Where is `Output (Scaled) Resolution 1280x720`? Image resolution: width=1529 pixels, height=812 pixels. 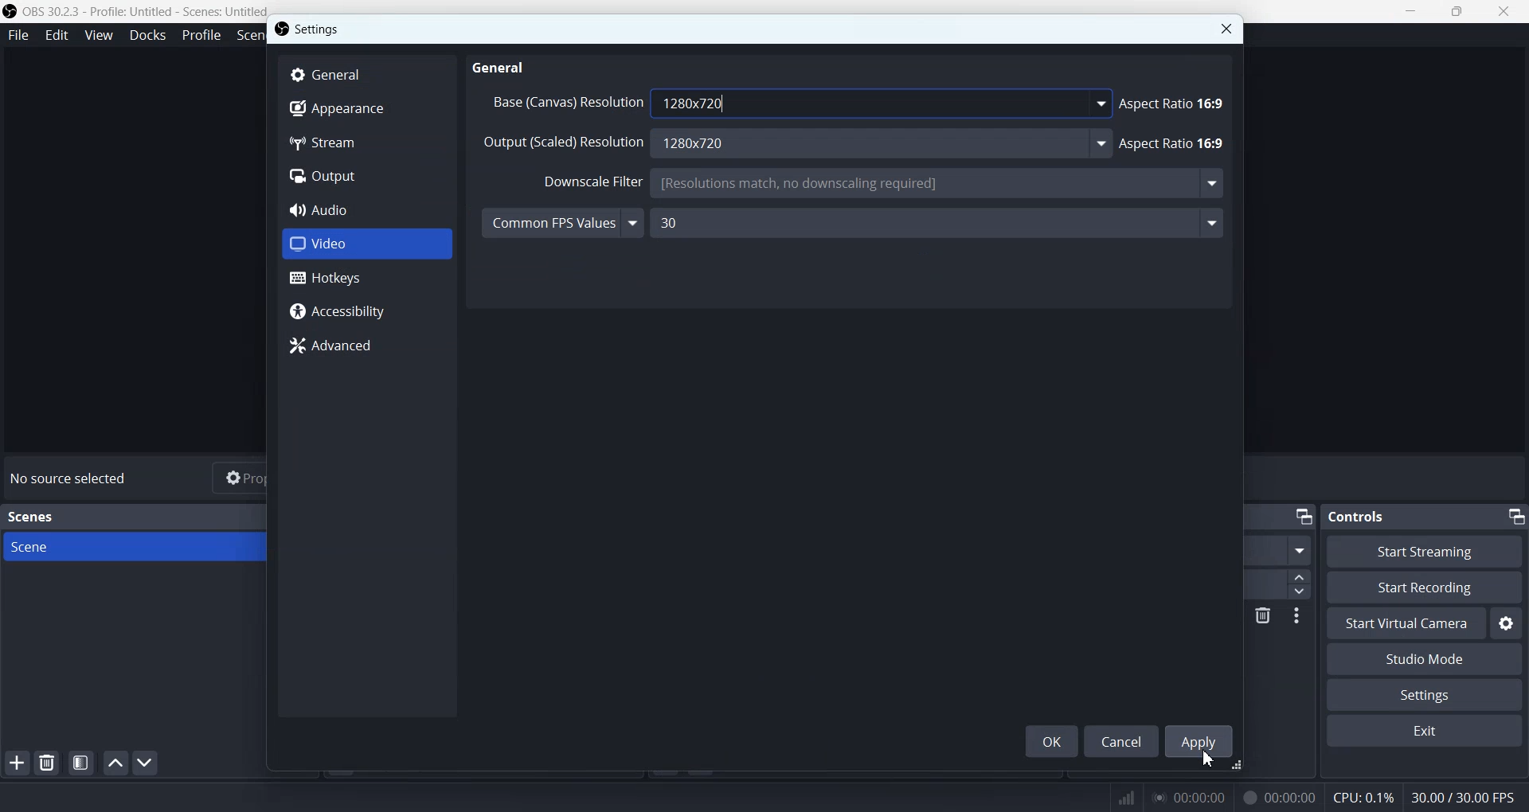
Output (Scaled) Resolution 1280x720 is located at coordinates (794, 142).